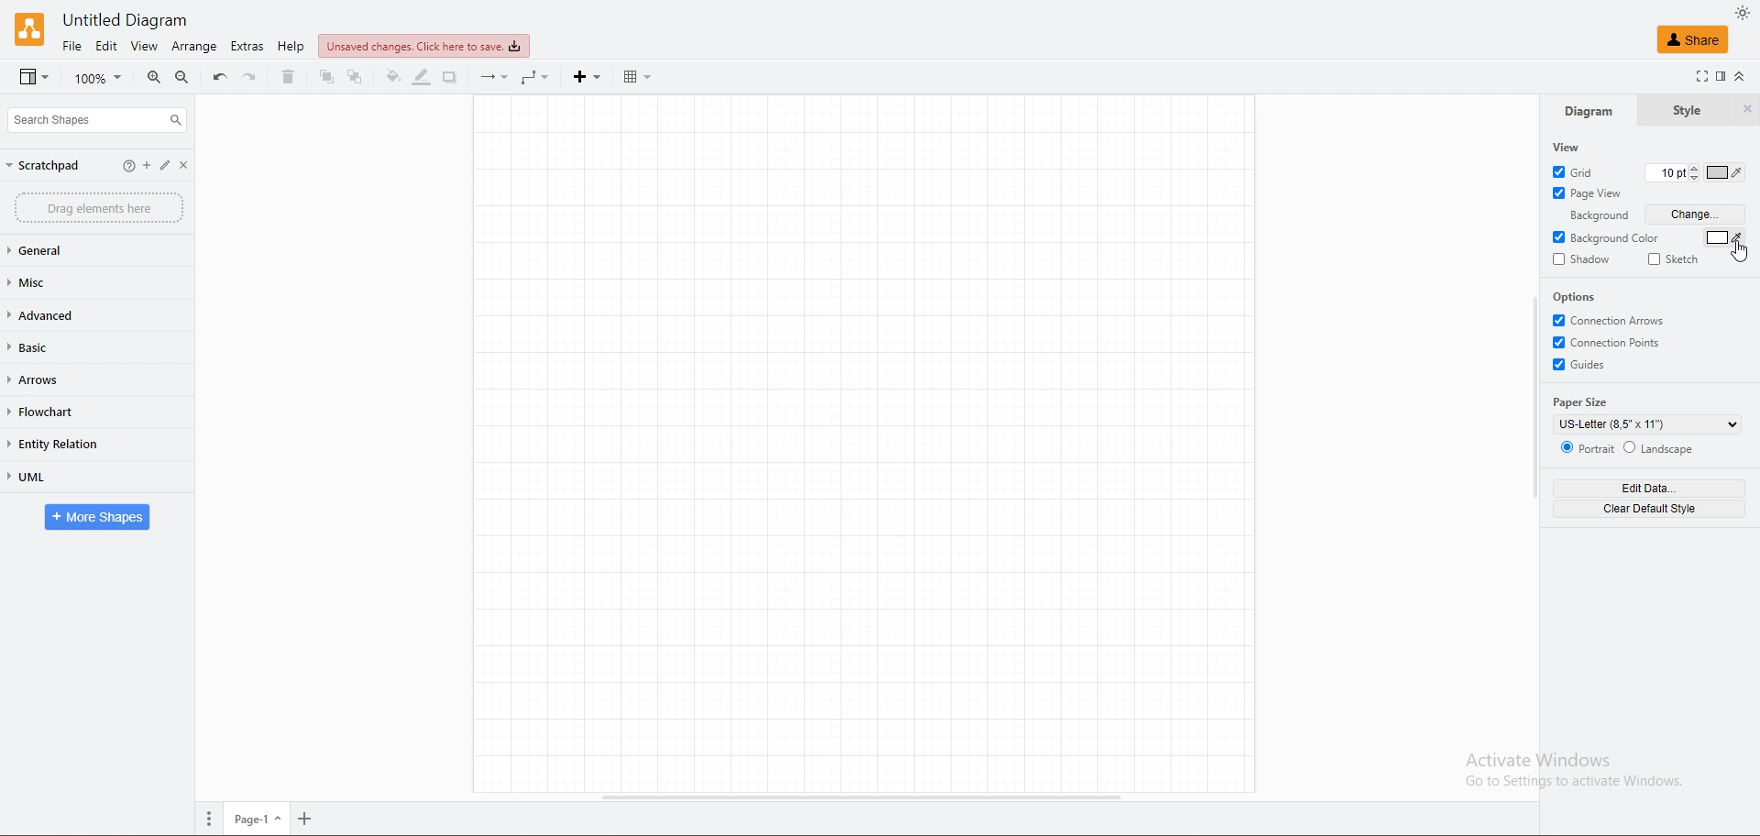 The image size is (1760, 836). I want to click on diagram, so click(1587, 110).